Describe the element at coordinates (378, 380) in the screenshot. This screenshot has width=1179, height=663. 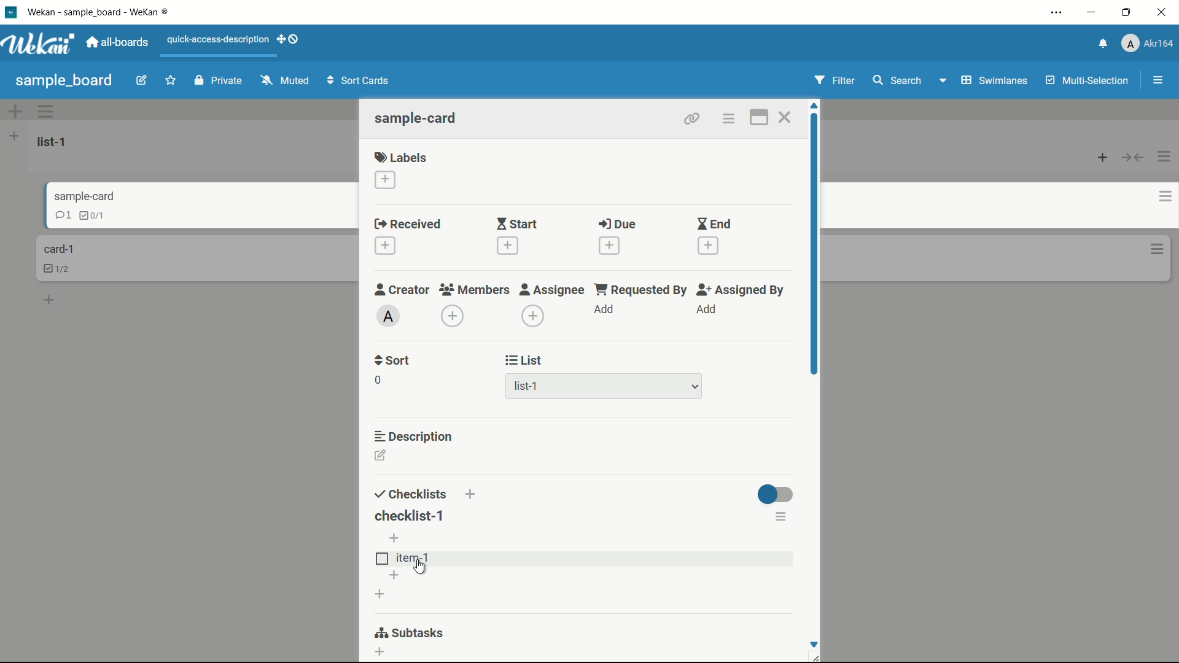
I see `0` at that location.